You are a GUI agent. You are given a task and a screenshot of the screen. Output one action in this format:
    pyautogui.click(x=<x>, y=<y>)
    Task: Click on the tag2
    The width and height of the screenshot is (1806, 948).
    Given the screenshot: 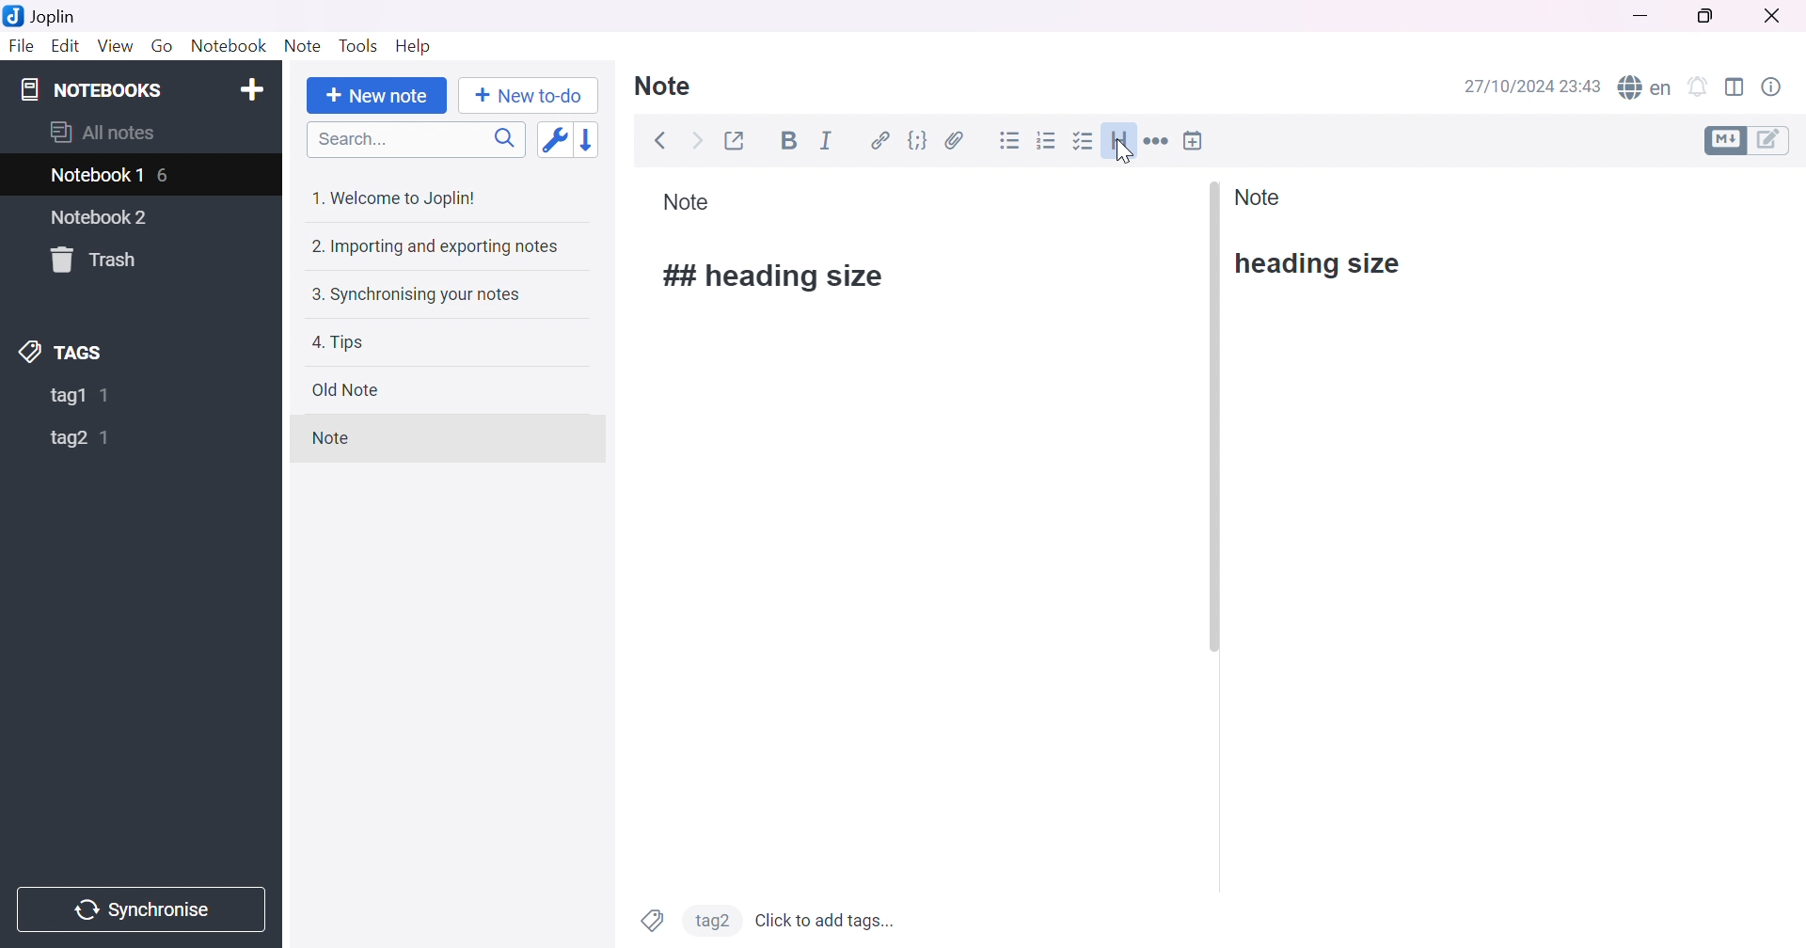 What is the action you would take?
    pyautogui.click(x=712, y=919)
    